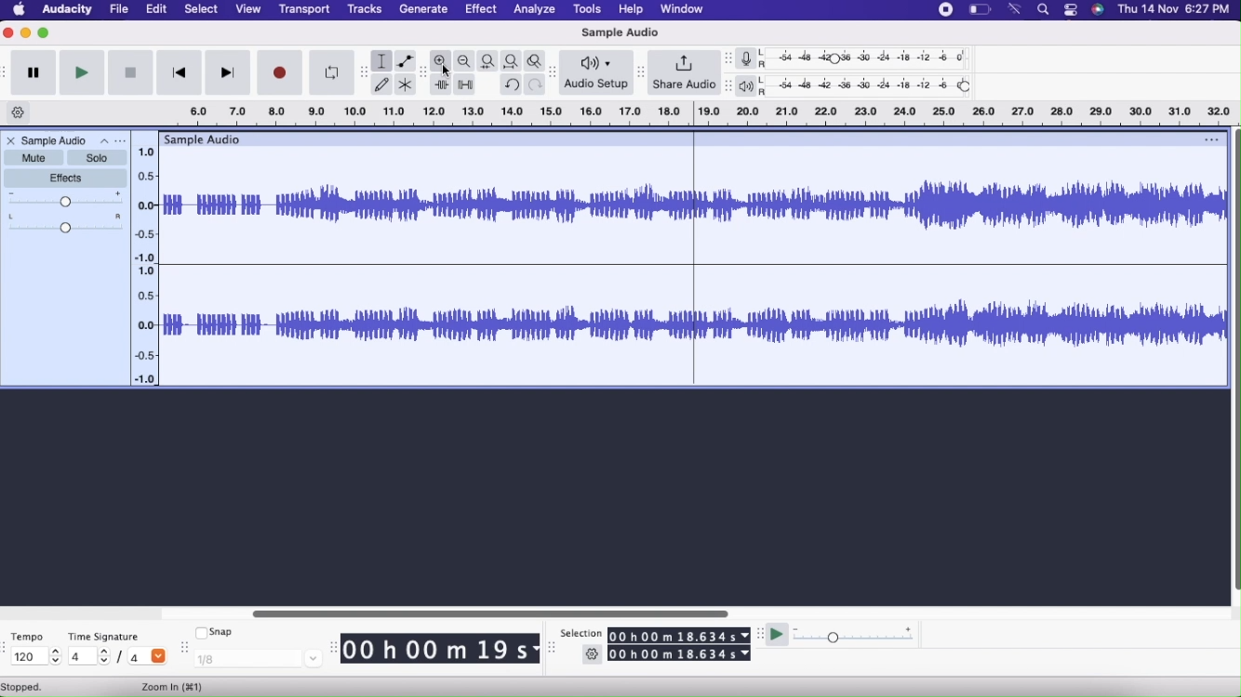  I want to click on Close, so click(8, 34).